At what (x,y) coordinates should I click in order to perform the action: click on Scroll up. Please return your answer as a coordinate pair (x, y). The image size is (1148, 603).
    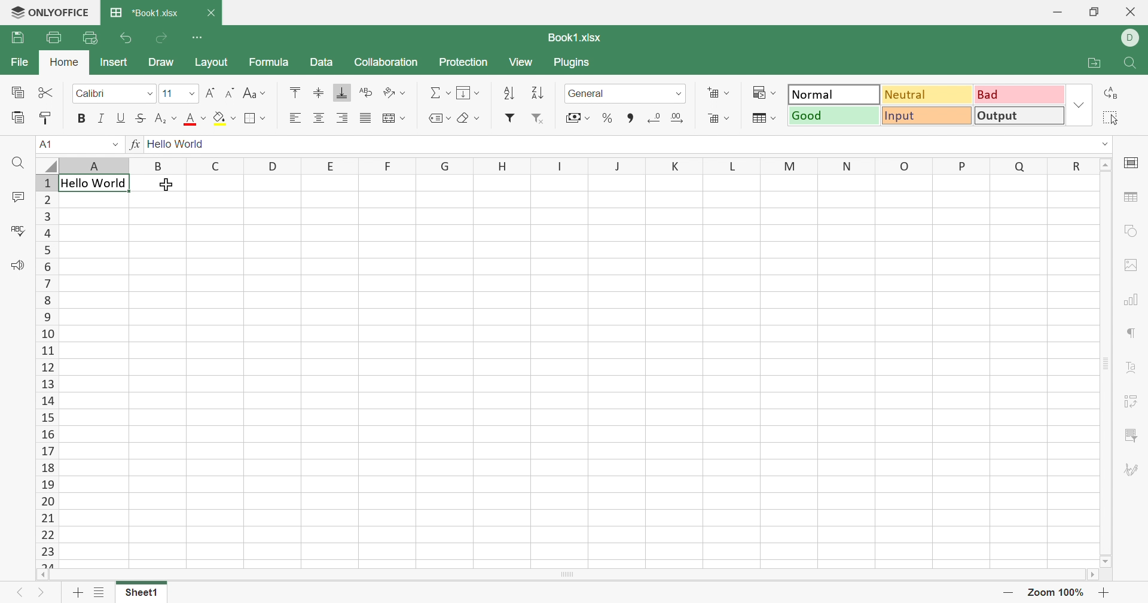
    Looking at the image, I should click on (1106, 165).